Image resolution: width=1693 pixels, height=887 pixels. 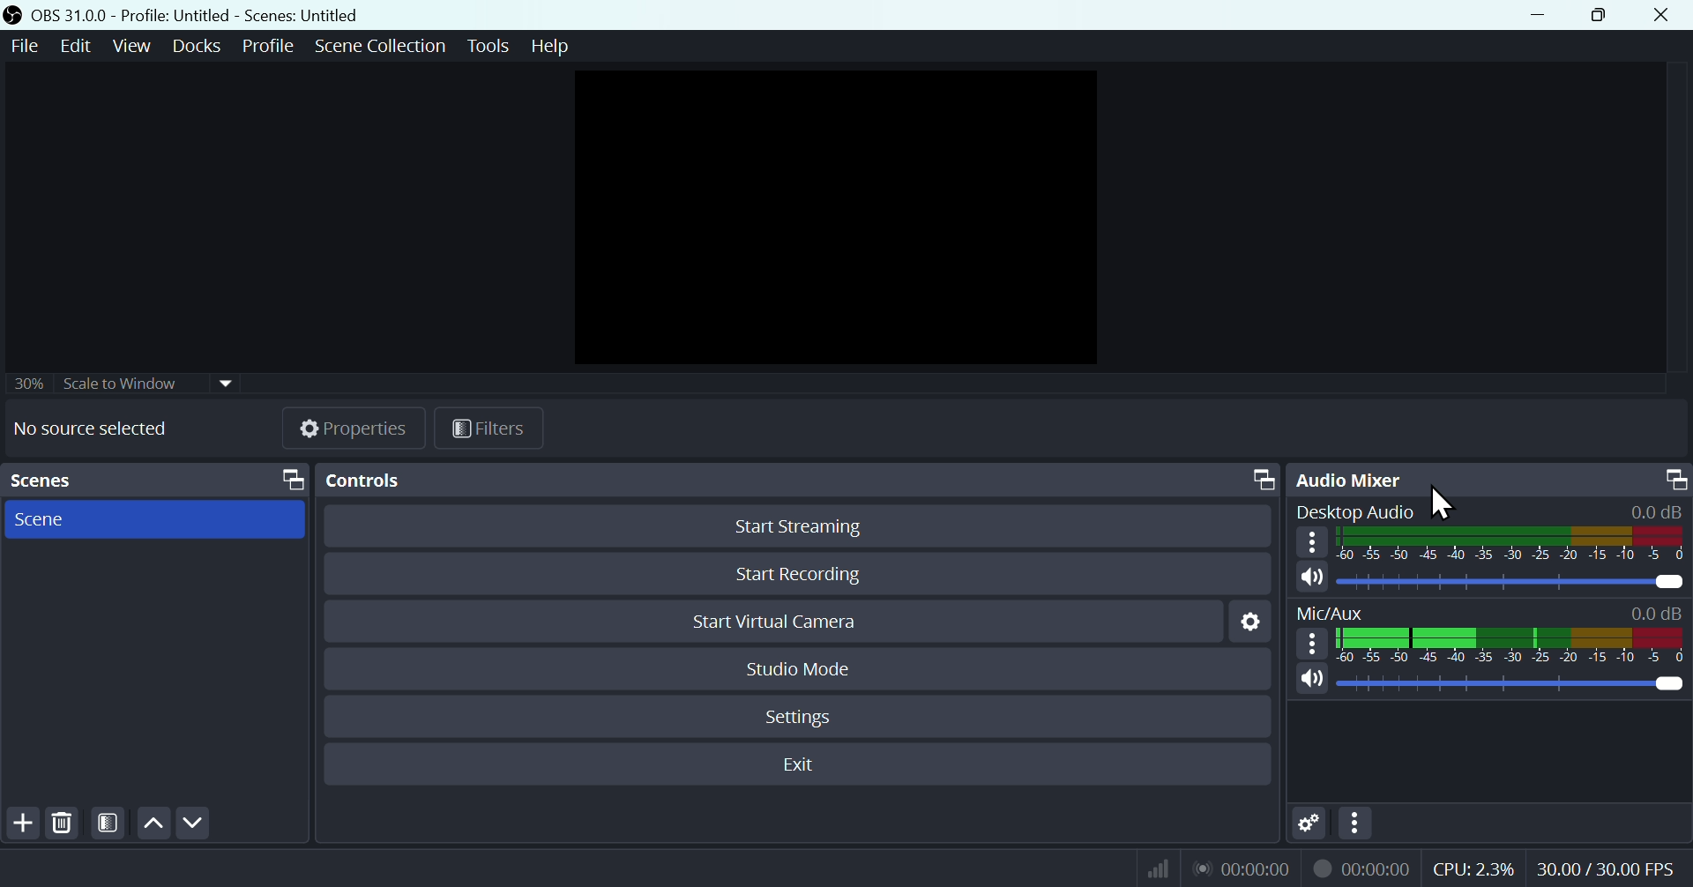 I want to click on Frame Per Second, so click(x=1607, y=868).